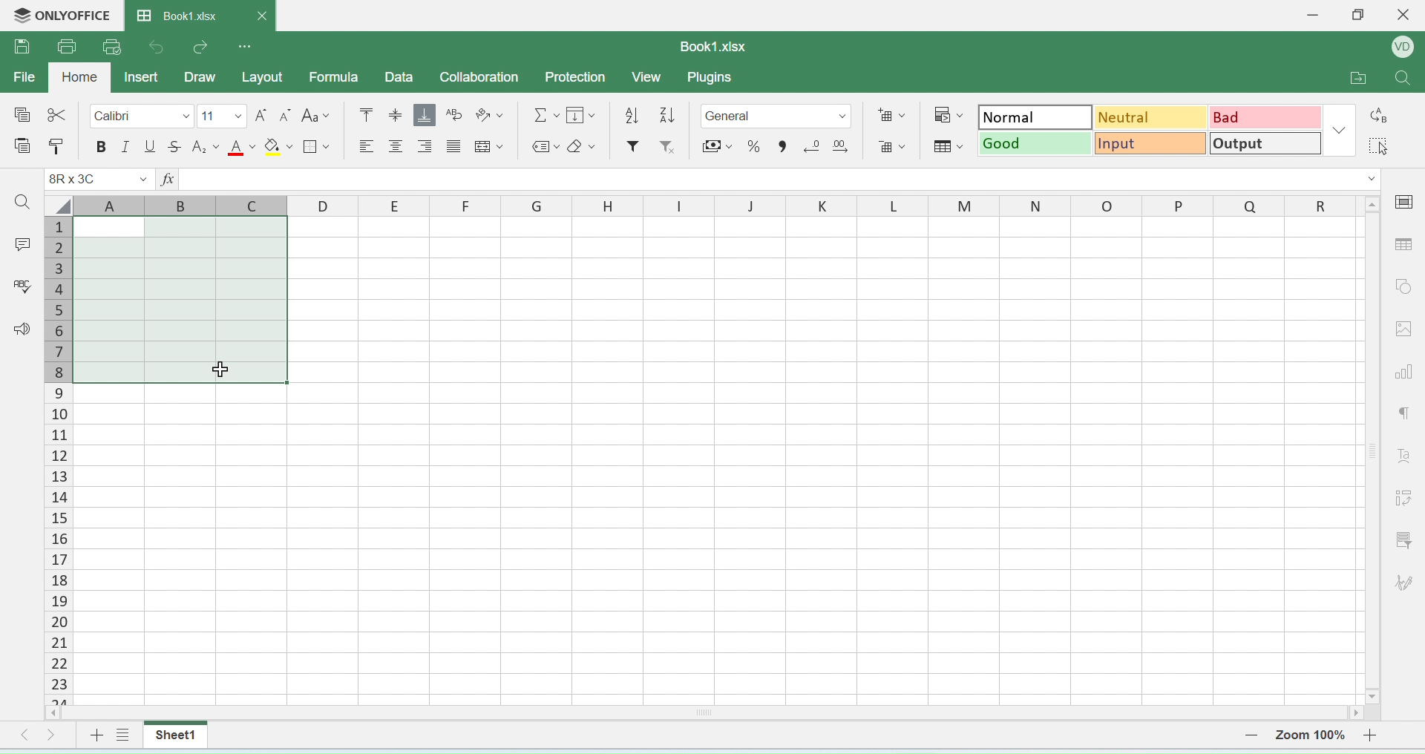 This screenshot has width=1425, height=754. Describe the element at coordinates (1358, 80) in the screenshot. I see `open folder` at that location.